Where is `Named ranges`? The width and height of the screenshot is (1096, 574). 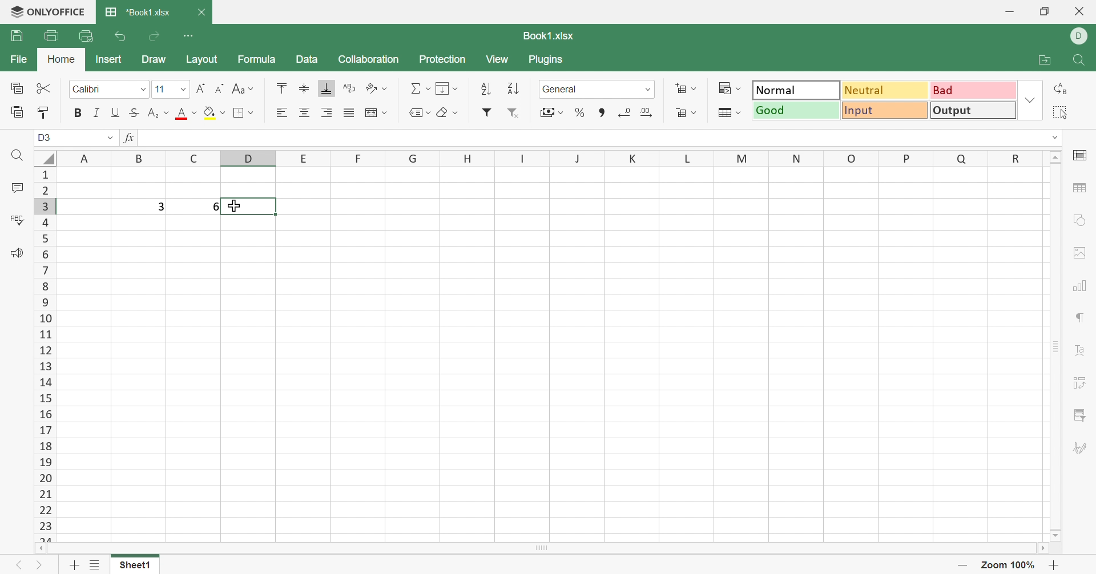 Named ranges is located at coordinates (418, 111).